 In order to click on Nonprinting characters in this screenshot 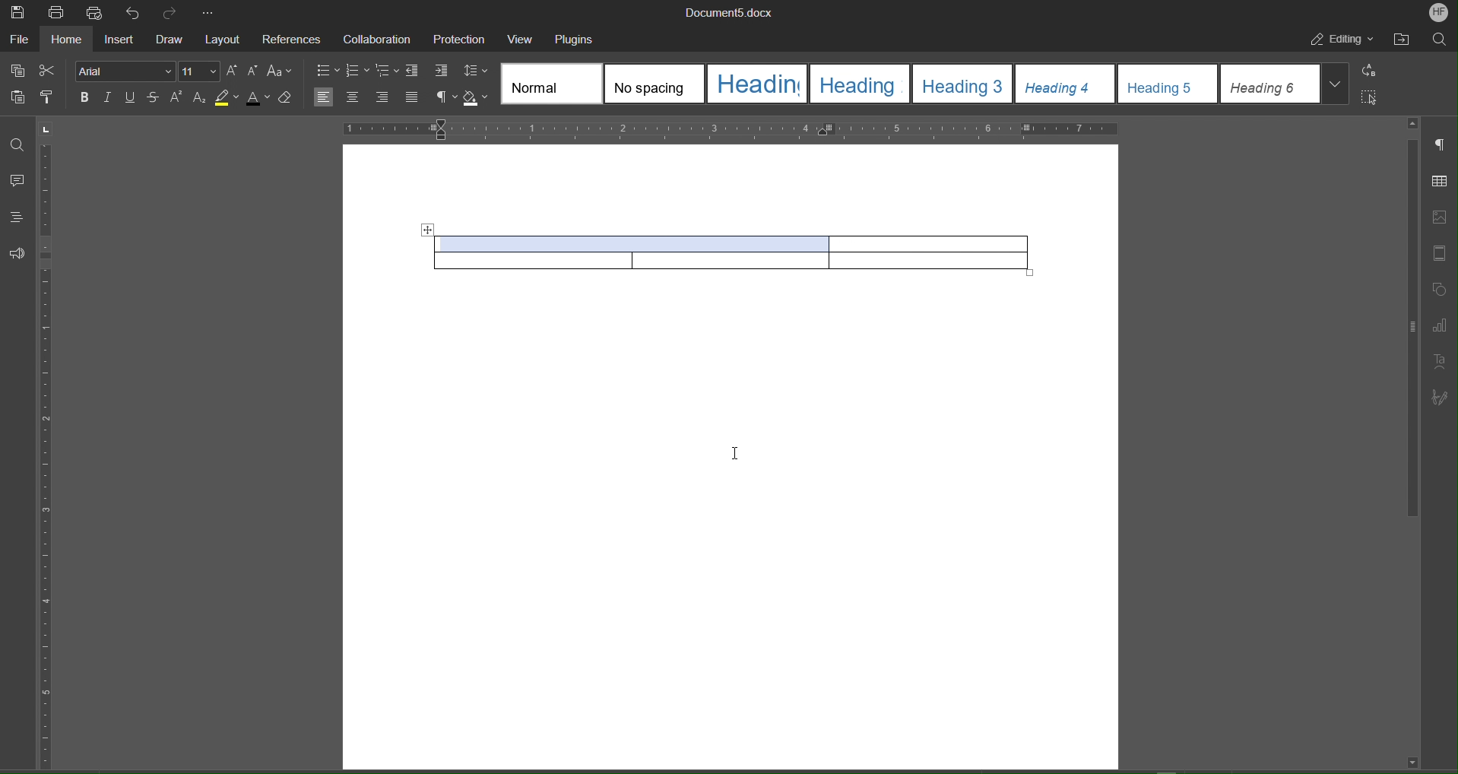, I will do `click(445, 98)`.